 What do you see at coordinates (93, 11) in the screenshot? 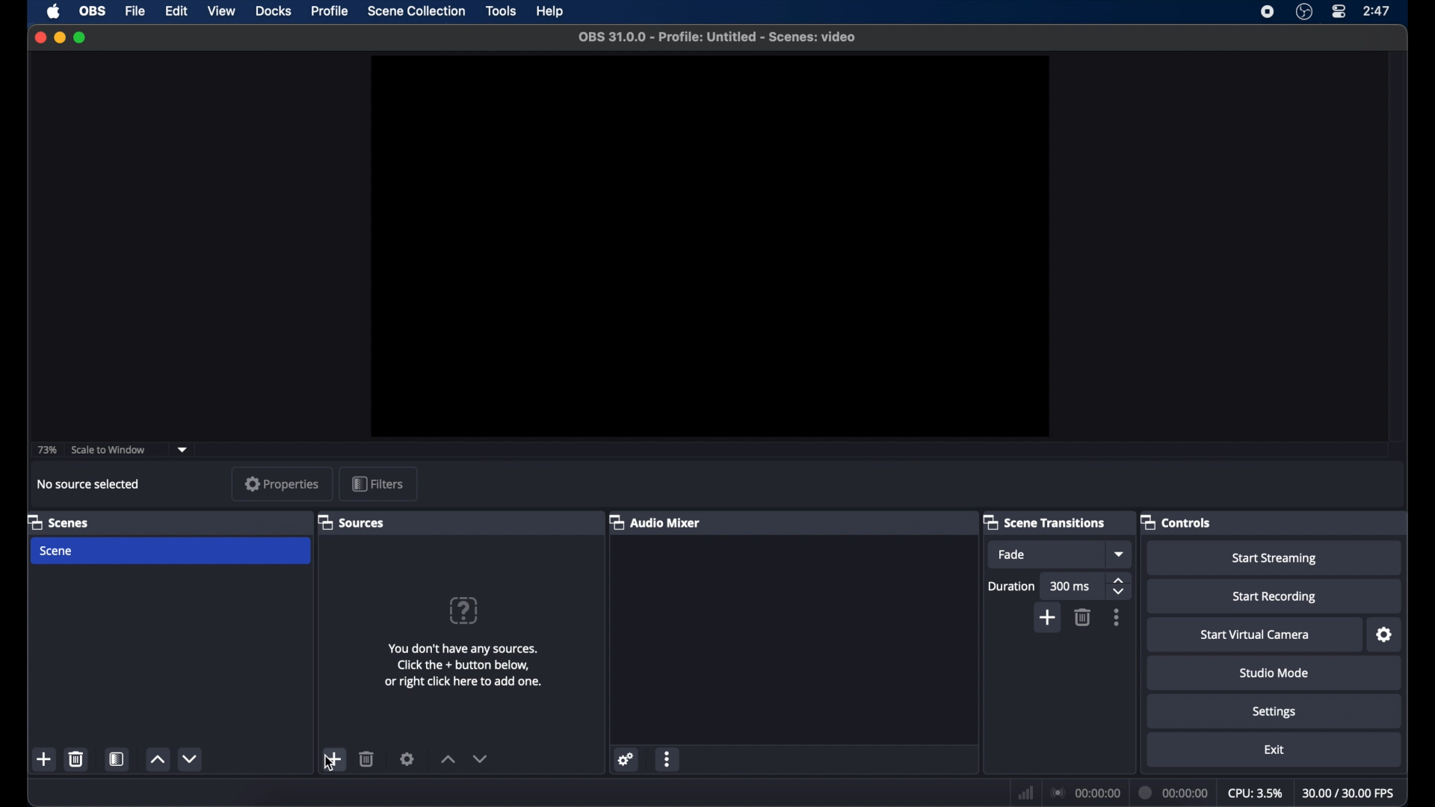
I see `obs` at bounding box center [93, 11].